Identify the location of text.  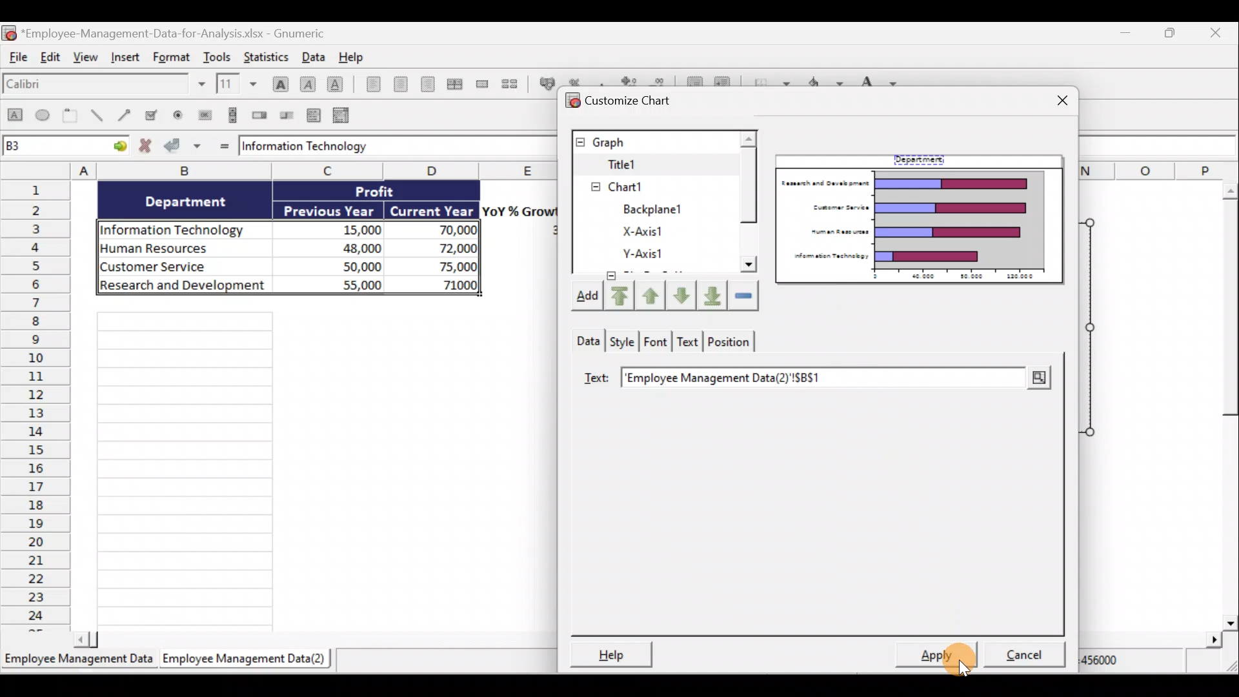
(597, 379).